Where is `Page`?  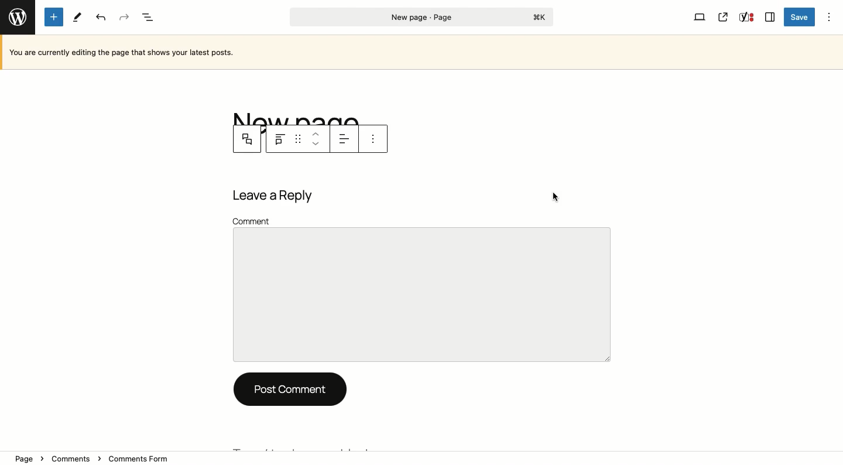
Page is located at coordinates (421, 16).